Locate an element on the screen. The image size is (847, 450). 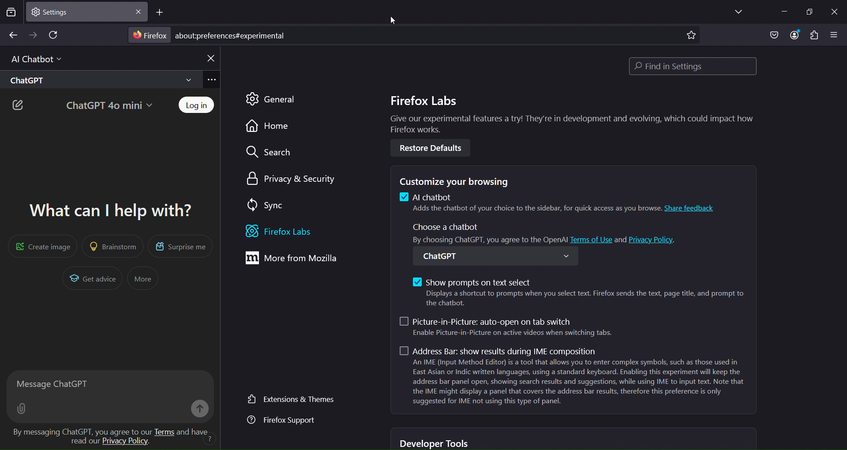
4 show prompts on text select
Displays a shortcut to prompts when you select text. Firefox sends the text, page title, and prompt to
the chatbot. is located at coordinates (576, 291).